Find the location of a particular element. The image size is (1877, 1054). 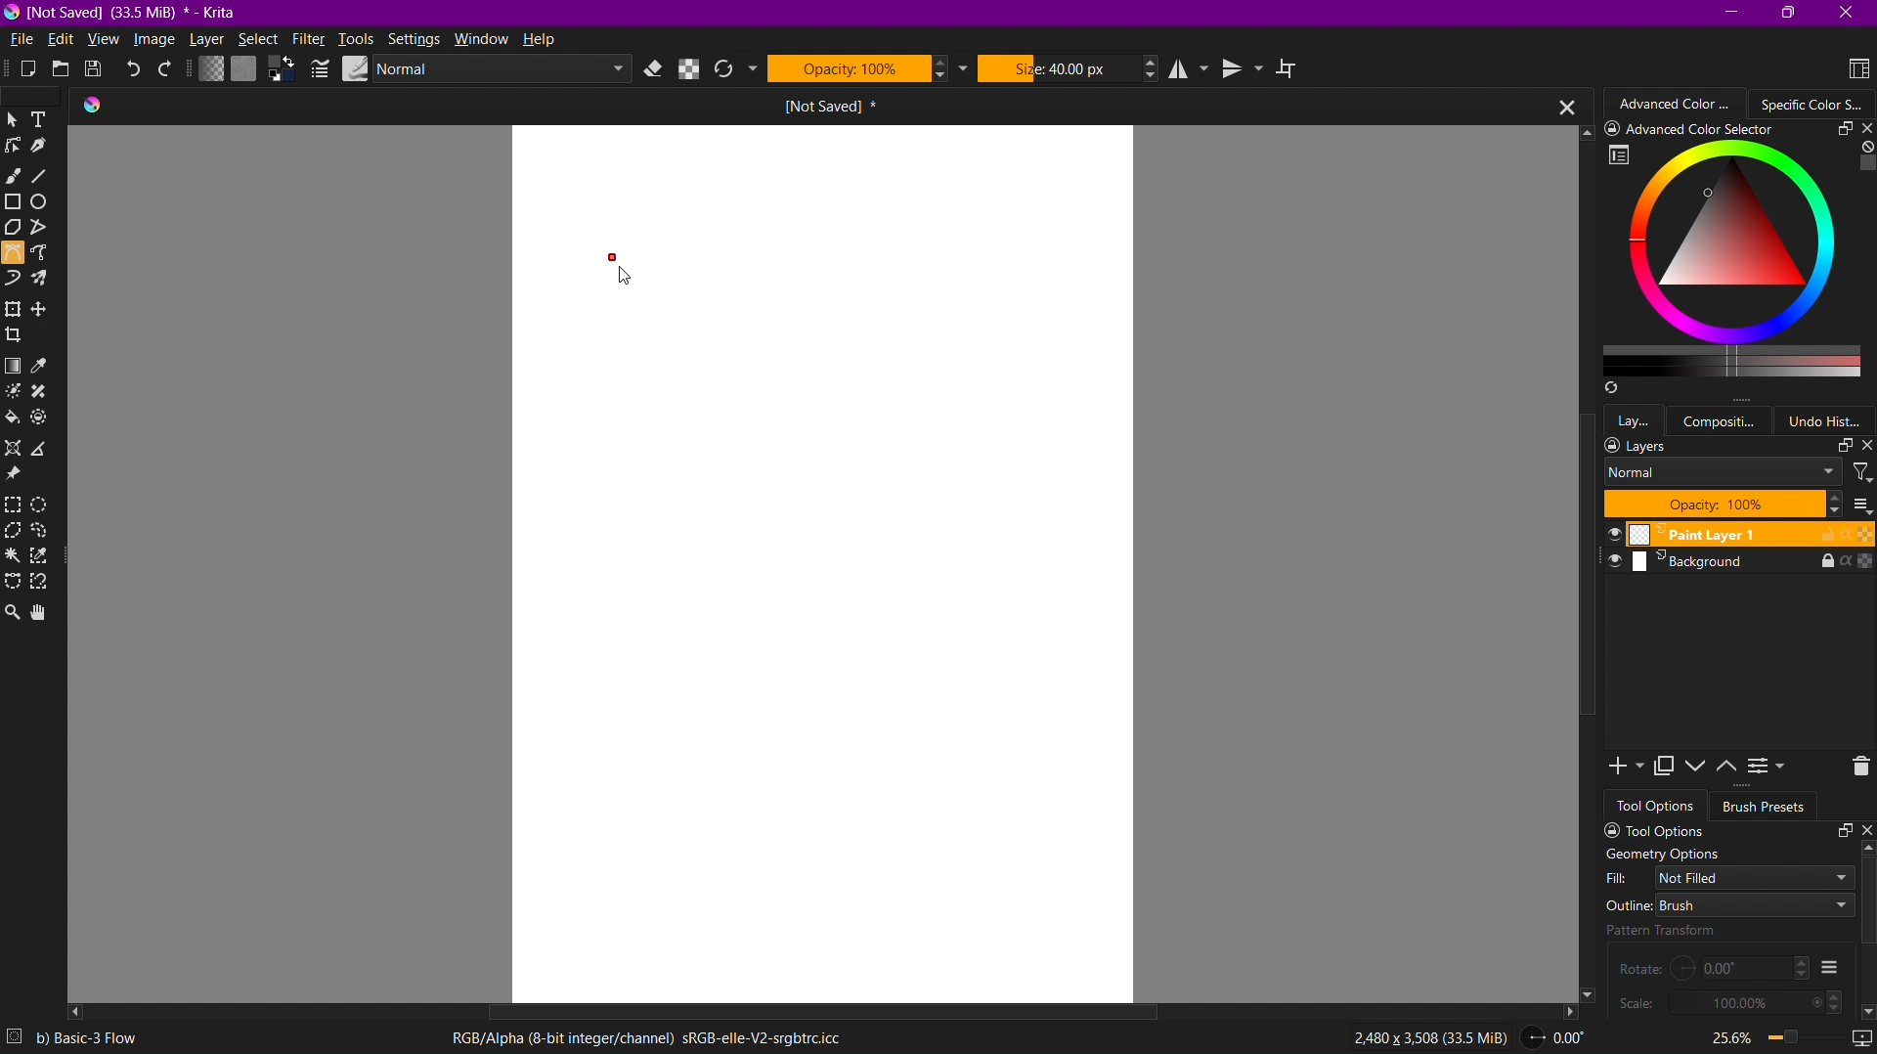

Move Layer or Mask Down is located at coordinates (1699, 767).